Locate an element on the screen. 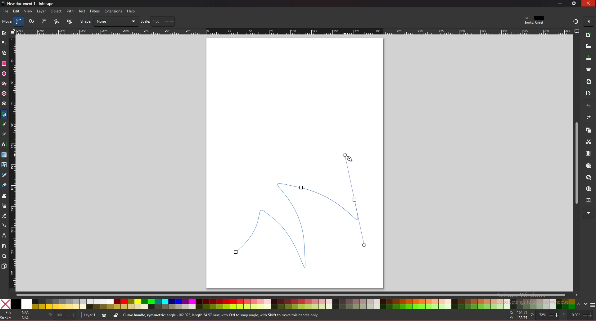  spray is located at coordinates (4, 206).